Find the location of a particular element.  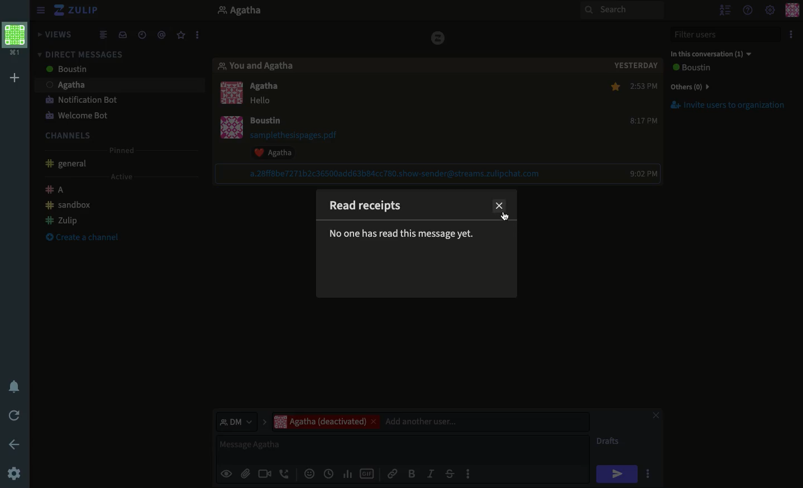

Create a channel is located at coordinates (80, 238).